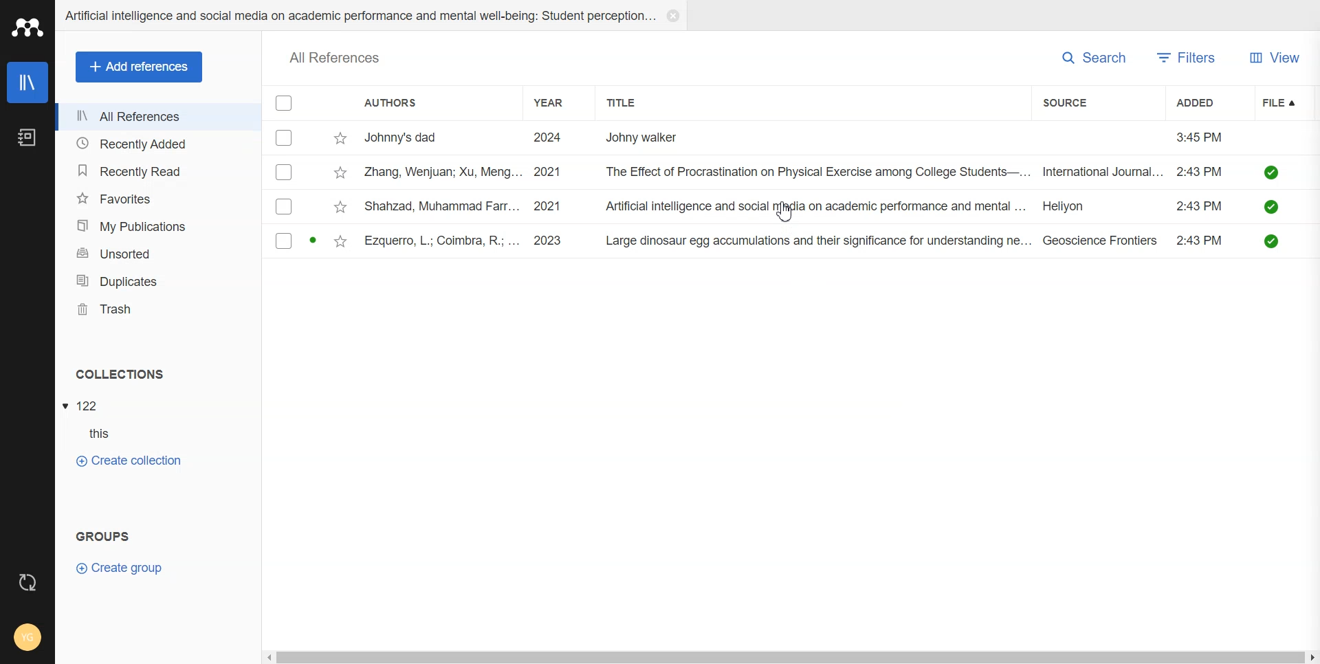  I want to click on downloded, so click(1270, 173).